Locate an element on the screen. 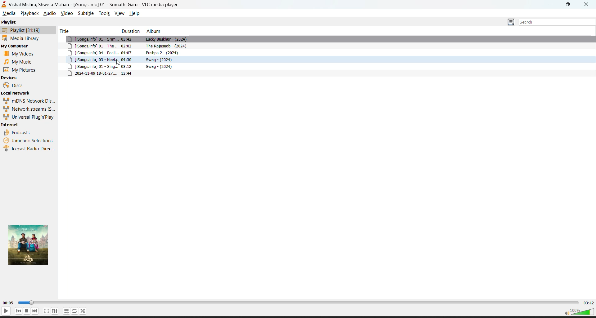 This screenshot has height=318, width=596. song is located at coordinates (327, 53).